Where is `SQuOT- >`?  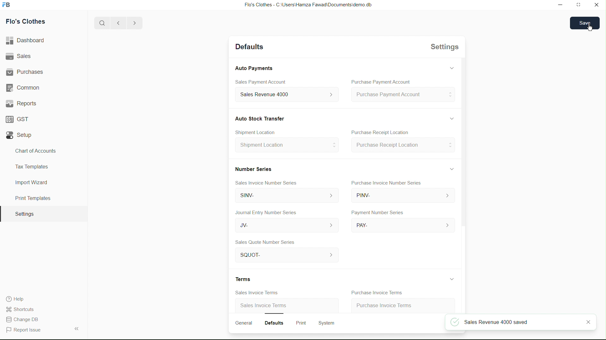
SQuOT- > is located at coordinates (282, 255).